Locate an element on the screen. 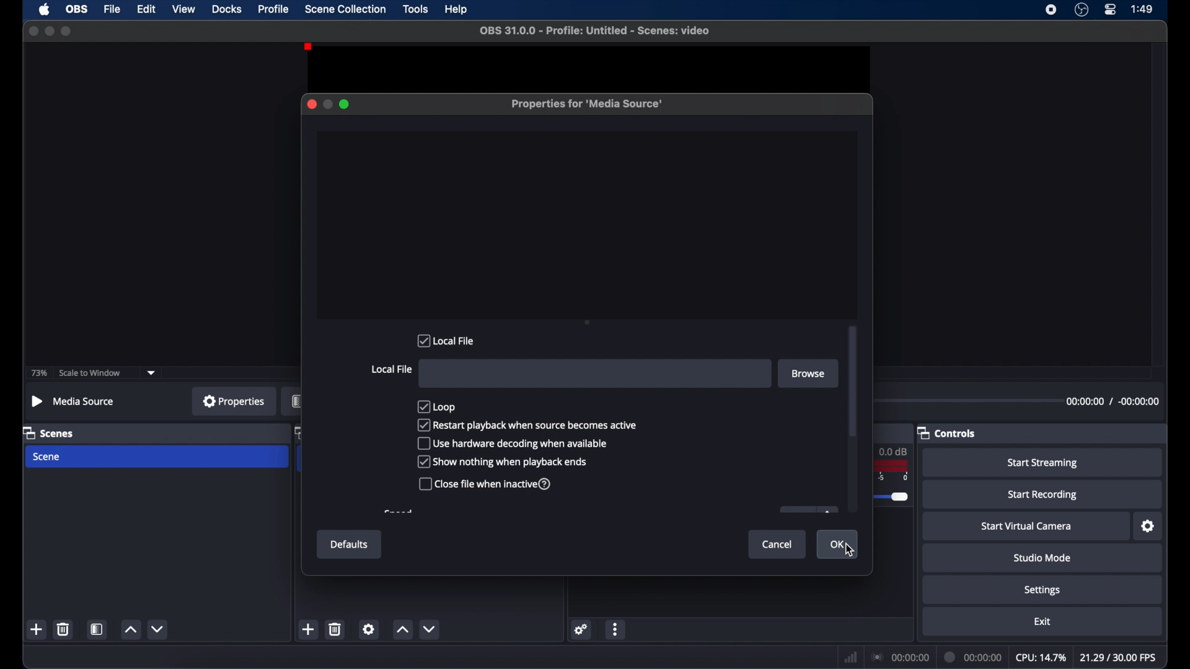 Image resolution: width=1190 pixels, height=669 pixels. checkbox is located at coordinates (527, 426).